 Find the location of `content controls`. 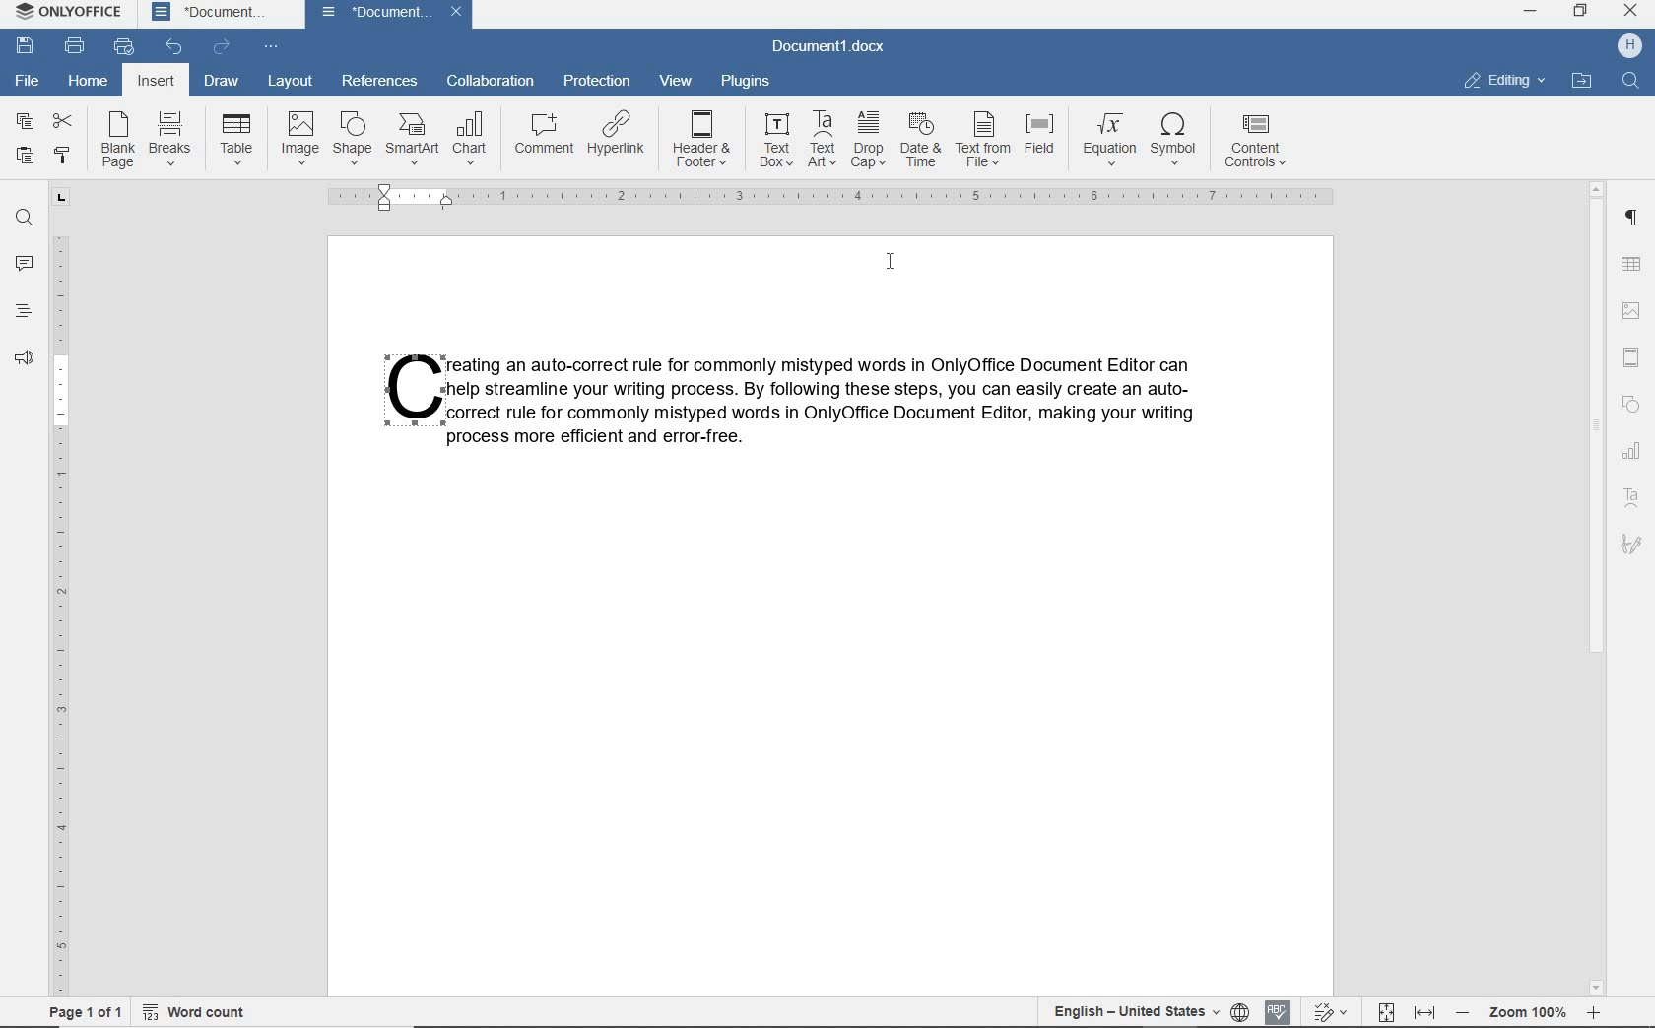

content controls is located at coordinates (1259, 143).